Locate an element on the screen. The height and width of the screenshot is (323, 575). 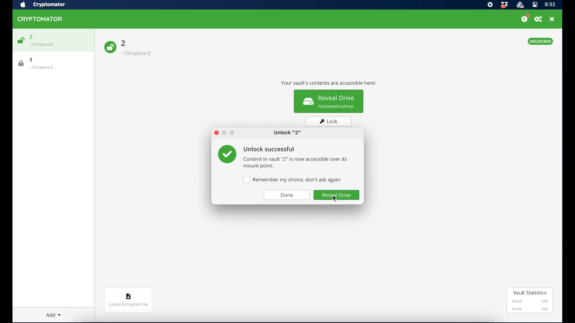
Add dropdown is located at coordinates (55, 314).